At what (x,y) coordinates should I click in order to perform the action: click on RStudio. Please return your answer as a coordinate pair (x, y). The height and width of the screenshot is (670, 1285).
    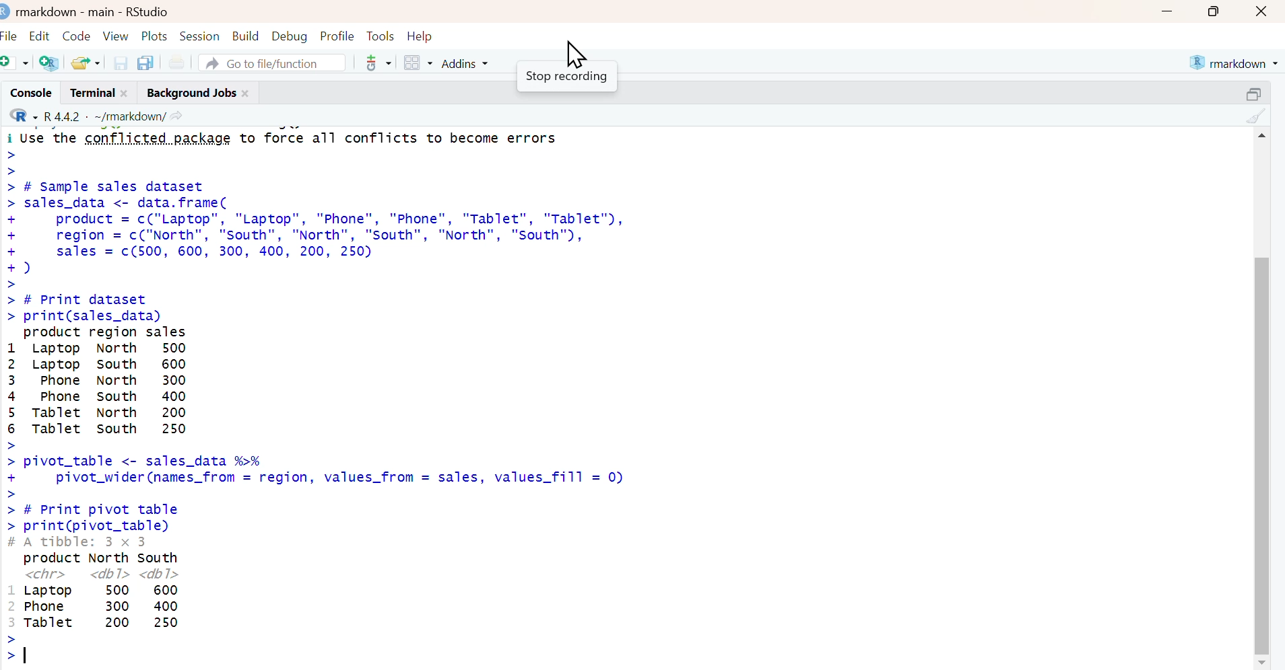
    Looking at the image, I should click on (148, 10).